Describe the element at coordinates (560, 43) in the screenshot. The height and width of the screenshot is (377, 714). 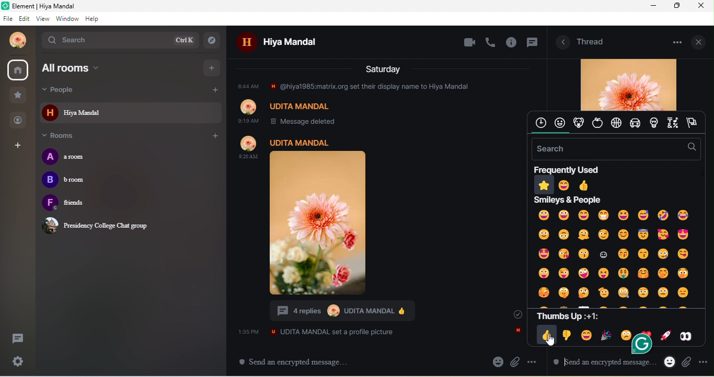
I see `room information` at that location.